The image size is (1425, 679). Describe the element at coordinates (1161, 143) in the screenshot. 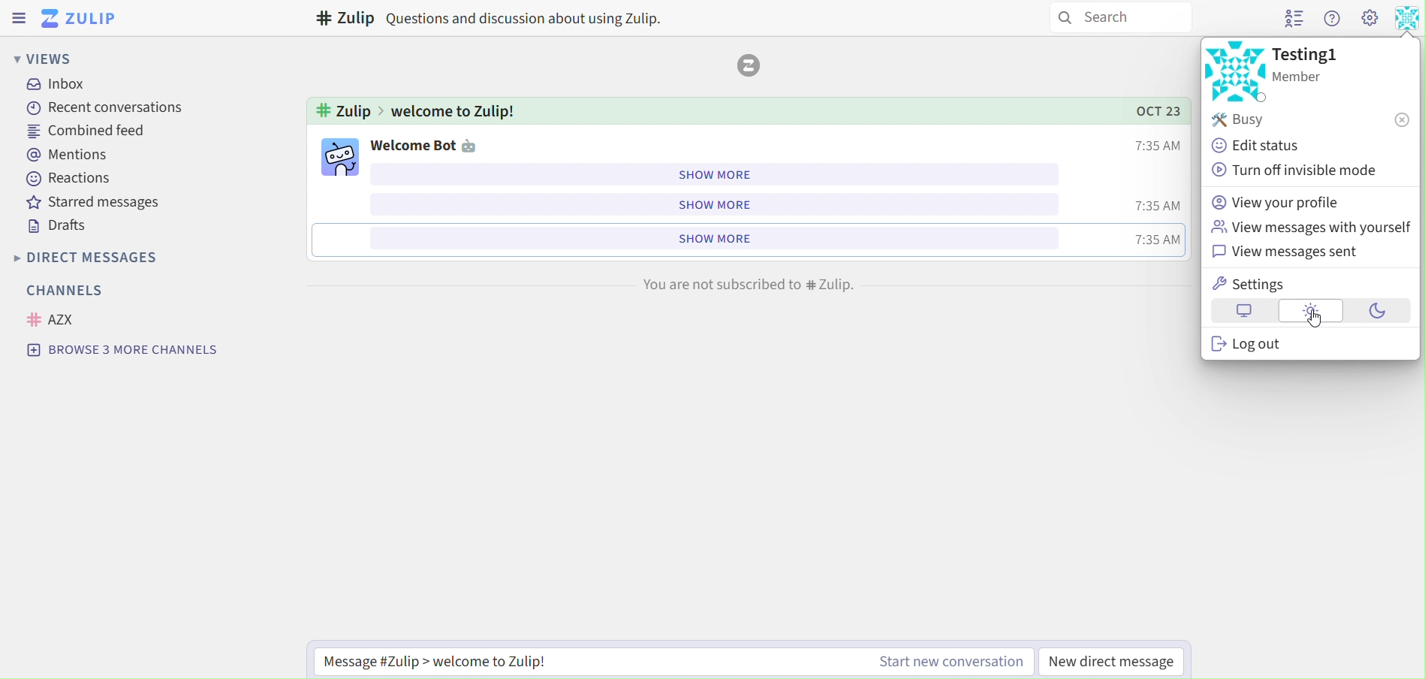

I see `time` at that location.